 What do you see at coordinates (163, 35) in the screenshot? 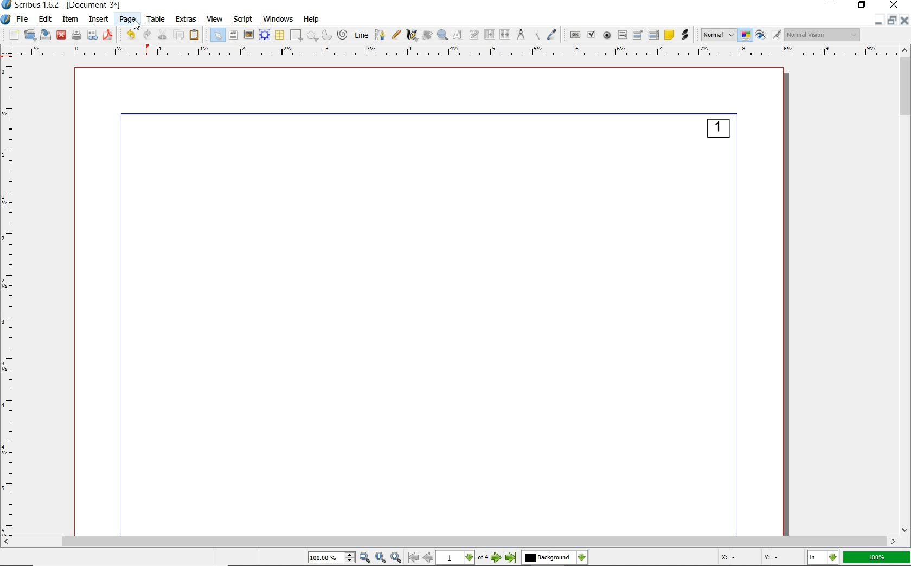
I see `cut` at bounding box center [163, 35].